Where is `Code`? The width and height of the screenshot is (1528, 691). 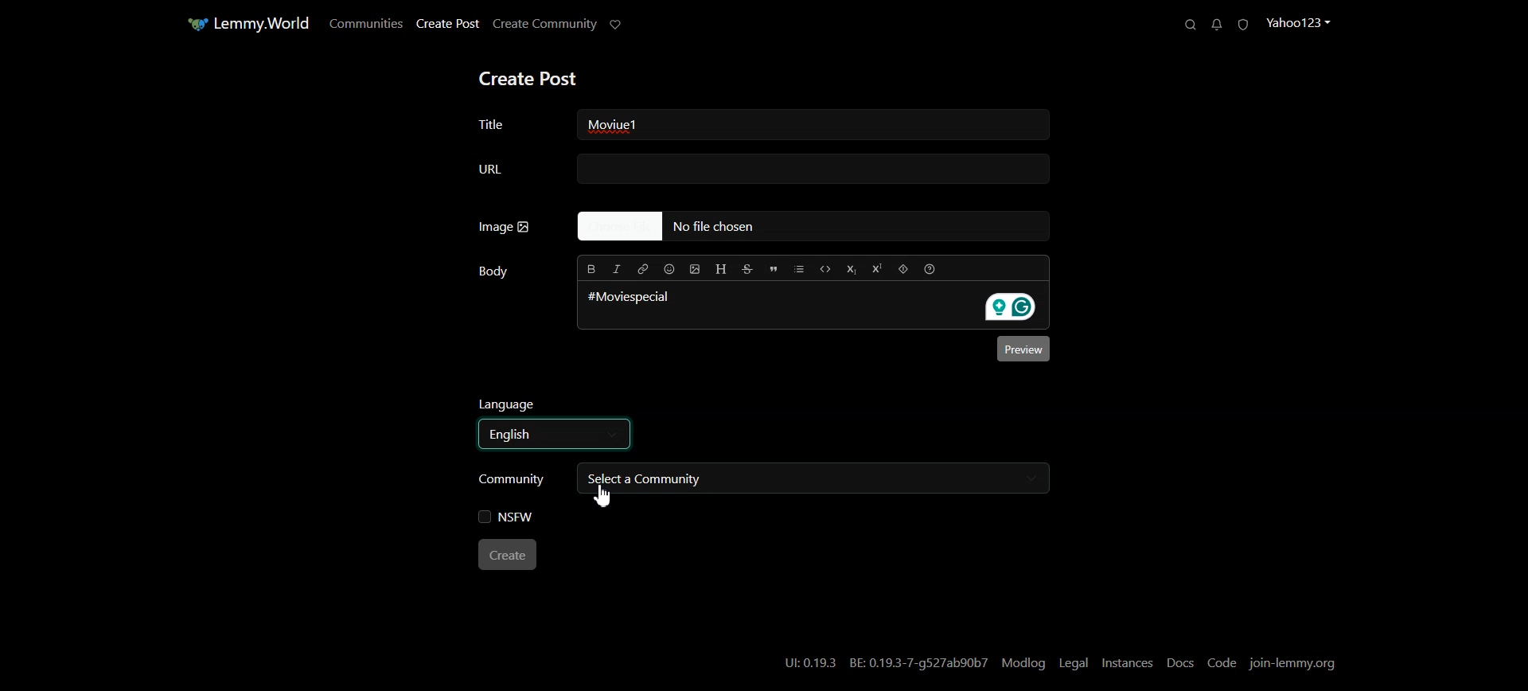
Code is located at coordinates (1223, 662).